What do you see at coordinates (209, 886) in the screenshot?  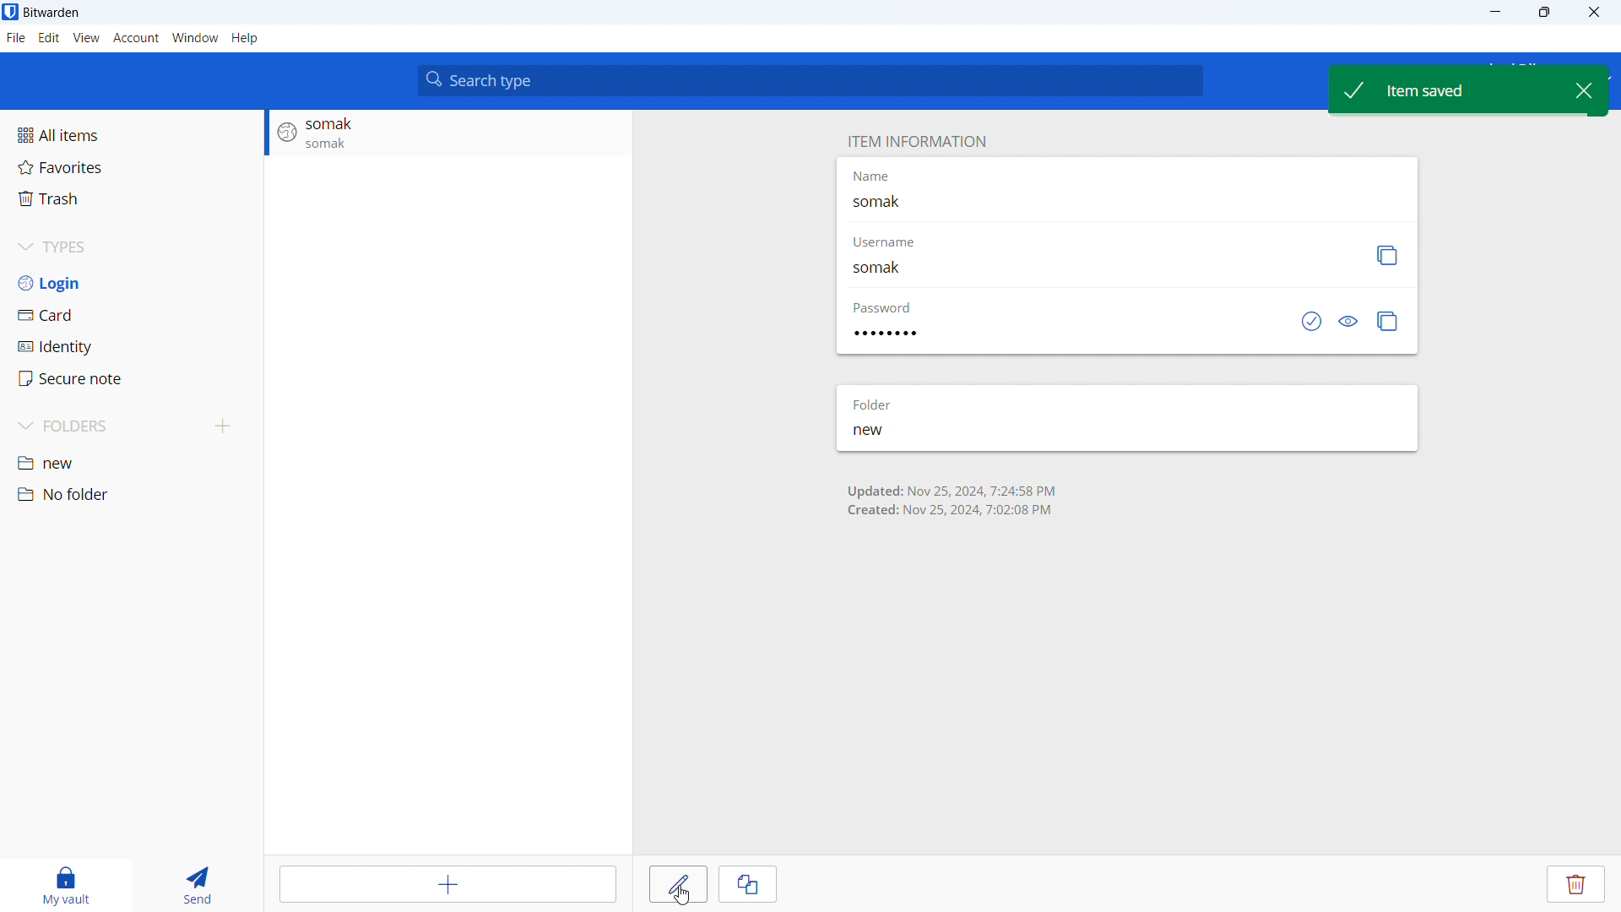 I see `send` at bounding box center [209, 886].